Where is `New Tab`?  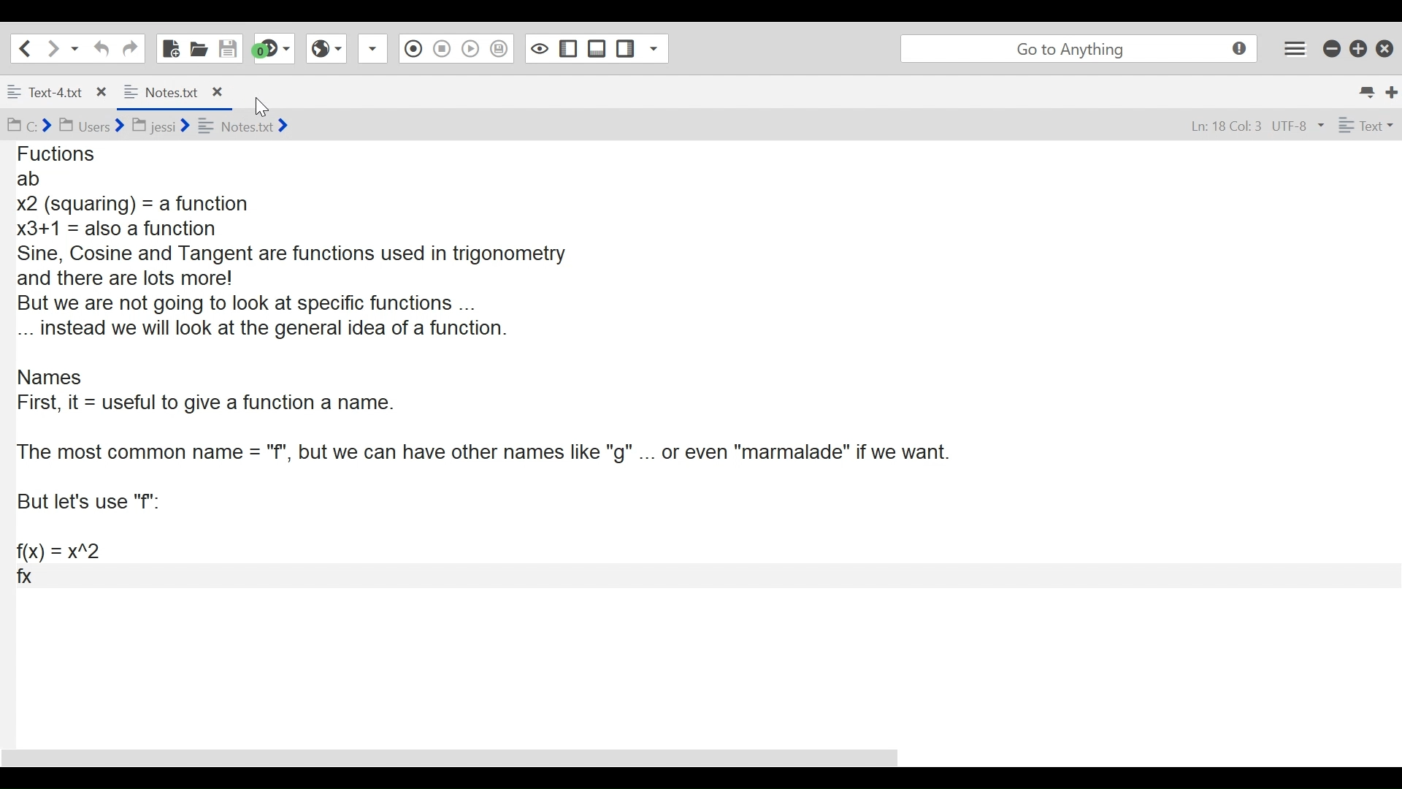 New Tab is located at coordinates (1392, 90).